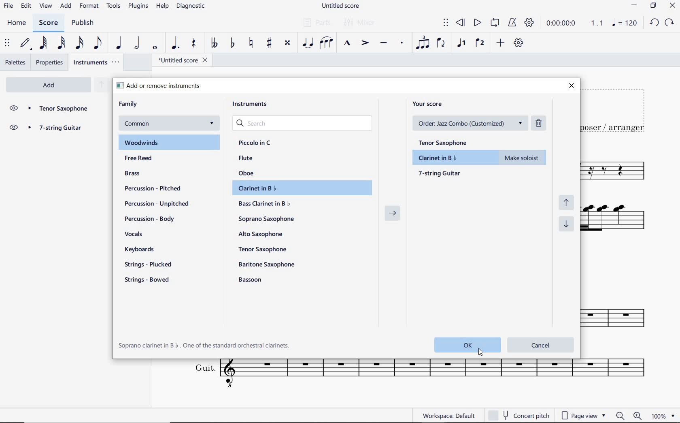 The width and height of the screenshot is (680, 423). What do you see at coordinates (473, 123) in the screenshot?
I see `order: Jazz Combo` at bounding box center [473, 123].